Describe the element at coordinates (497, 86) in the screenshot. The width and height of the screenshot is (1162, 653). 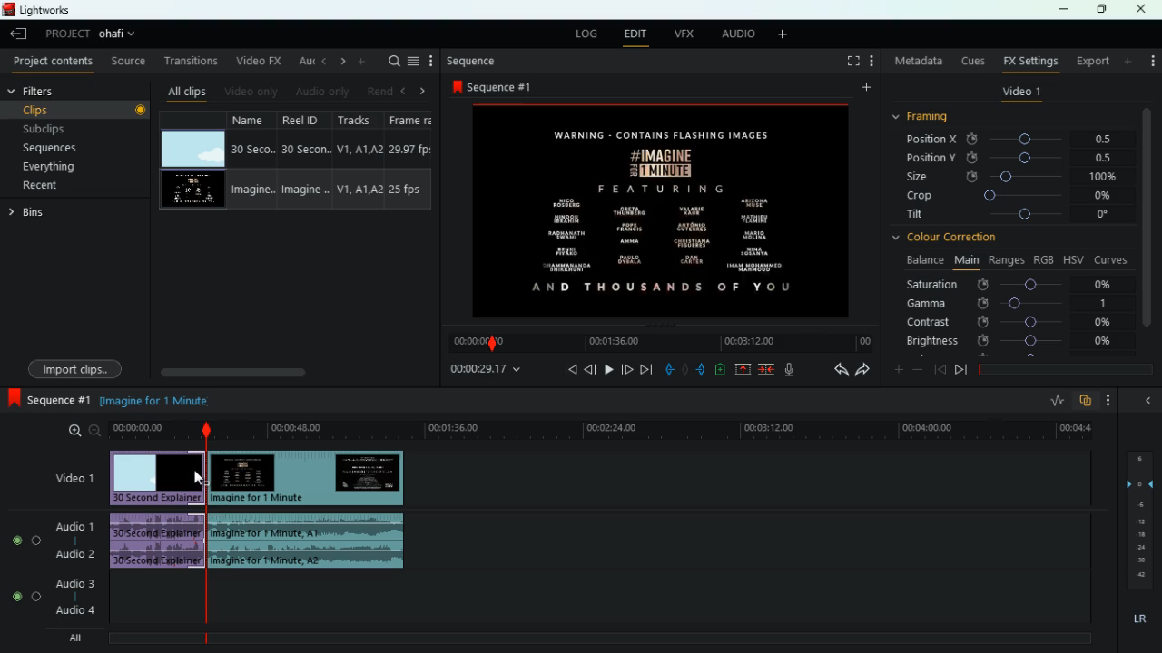
I see `sequence` at that location.